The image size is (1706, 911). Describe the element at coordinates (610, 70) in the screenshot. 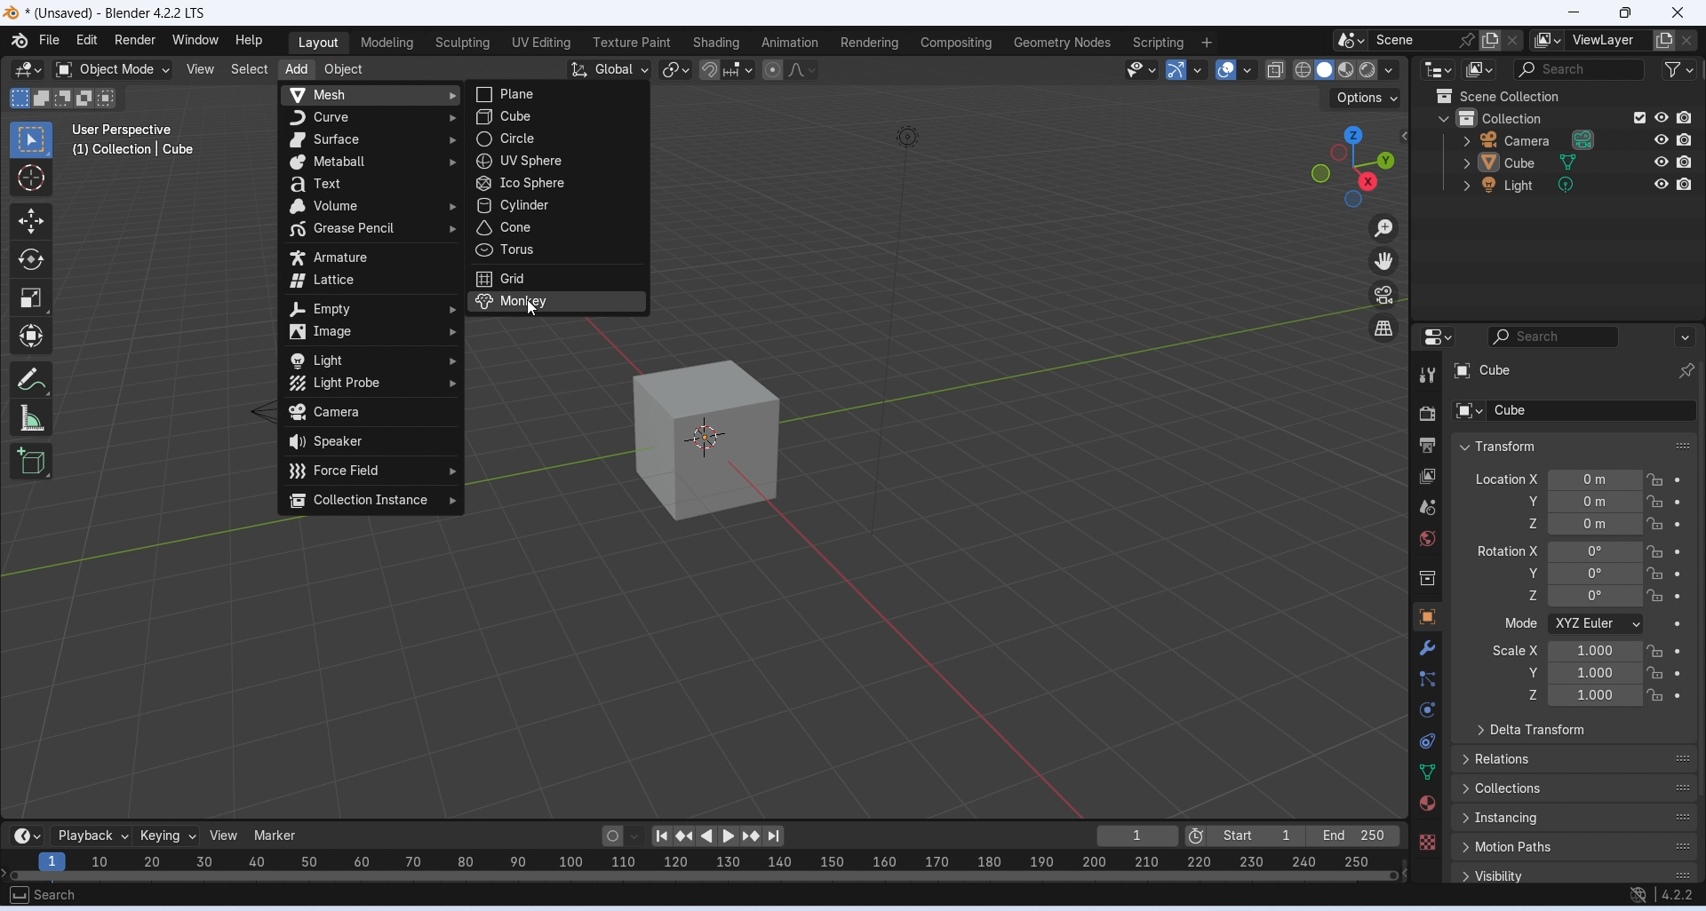

I see `transform orientation` at that location.